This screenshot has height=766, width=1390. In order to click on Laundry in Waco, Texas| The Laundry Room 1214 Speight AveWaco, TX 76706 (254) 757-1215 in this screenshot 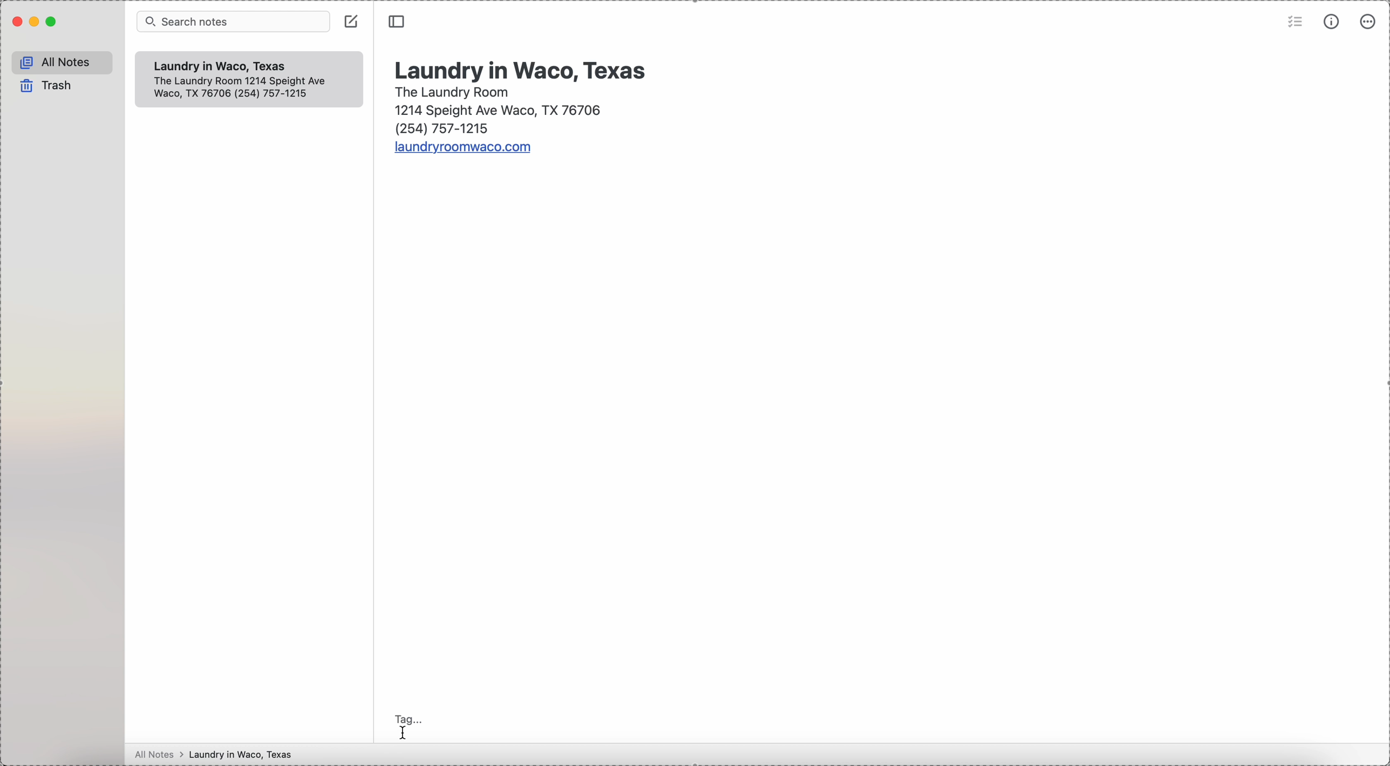, I will do `click(250, 81)`.